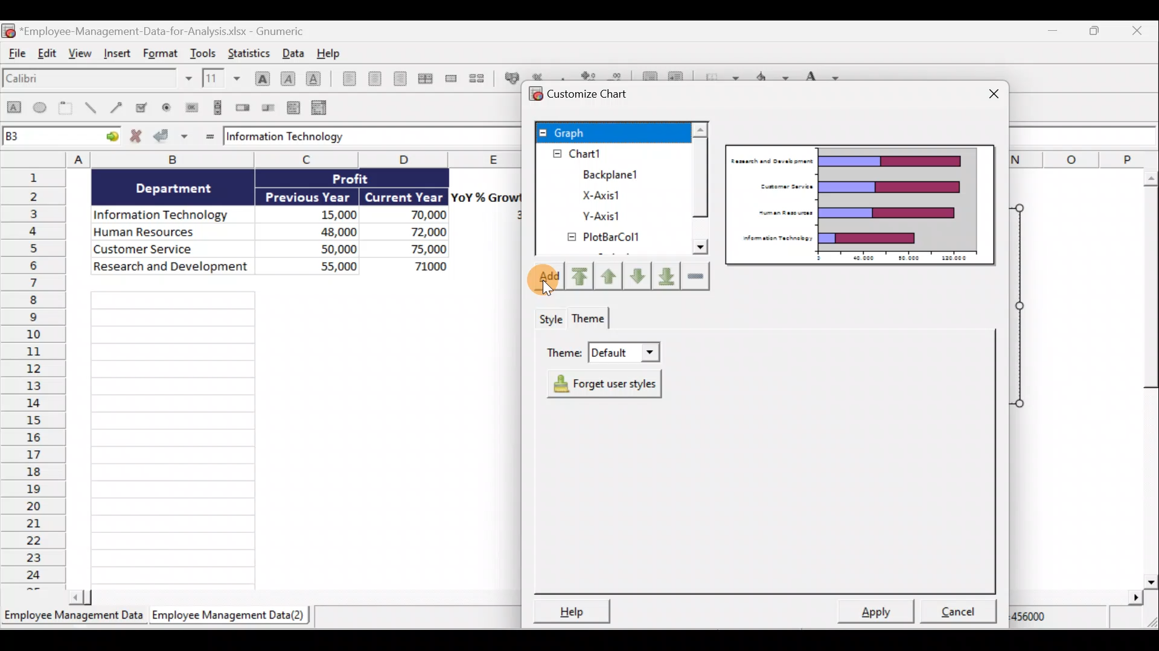 Image resolution: width=1159 pixels, height=651 pixels. What do you see at coordinates (545, 281) in the screenshot?
I see `Add` at bounding box center [545, 281].